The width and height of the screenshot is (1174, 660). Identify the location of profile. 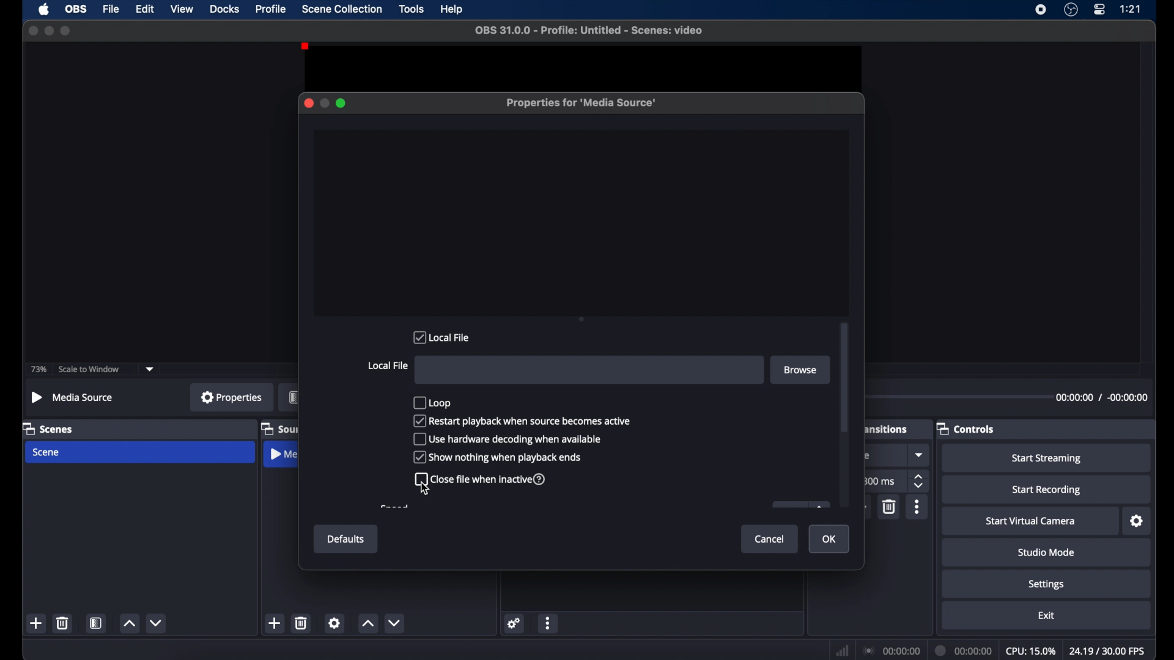
(271, 9).